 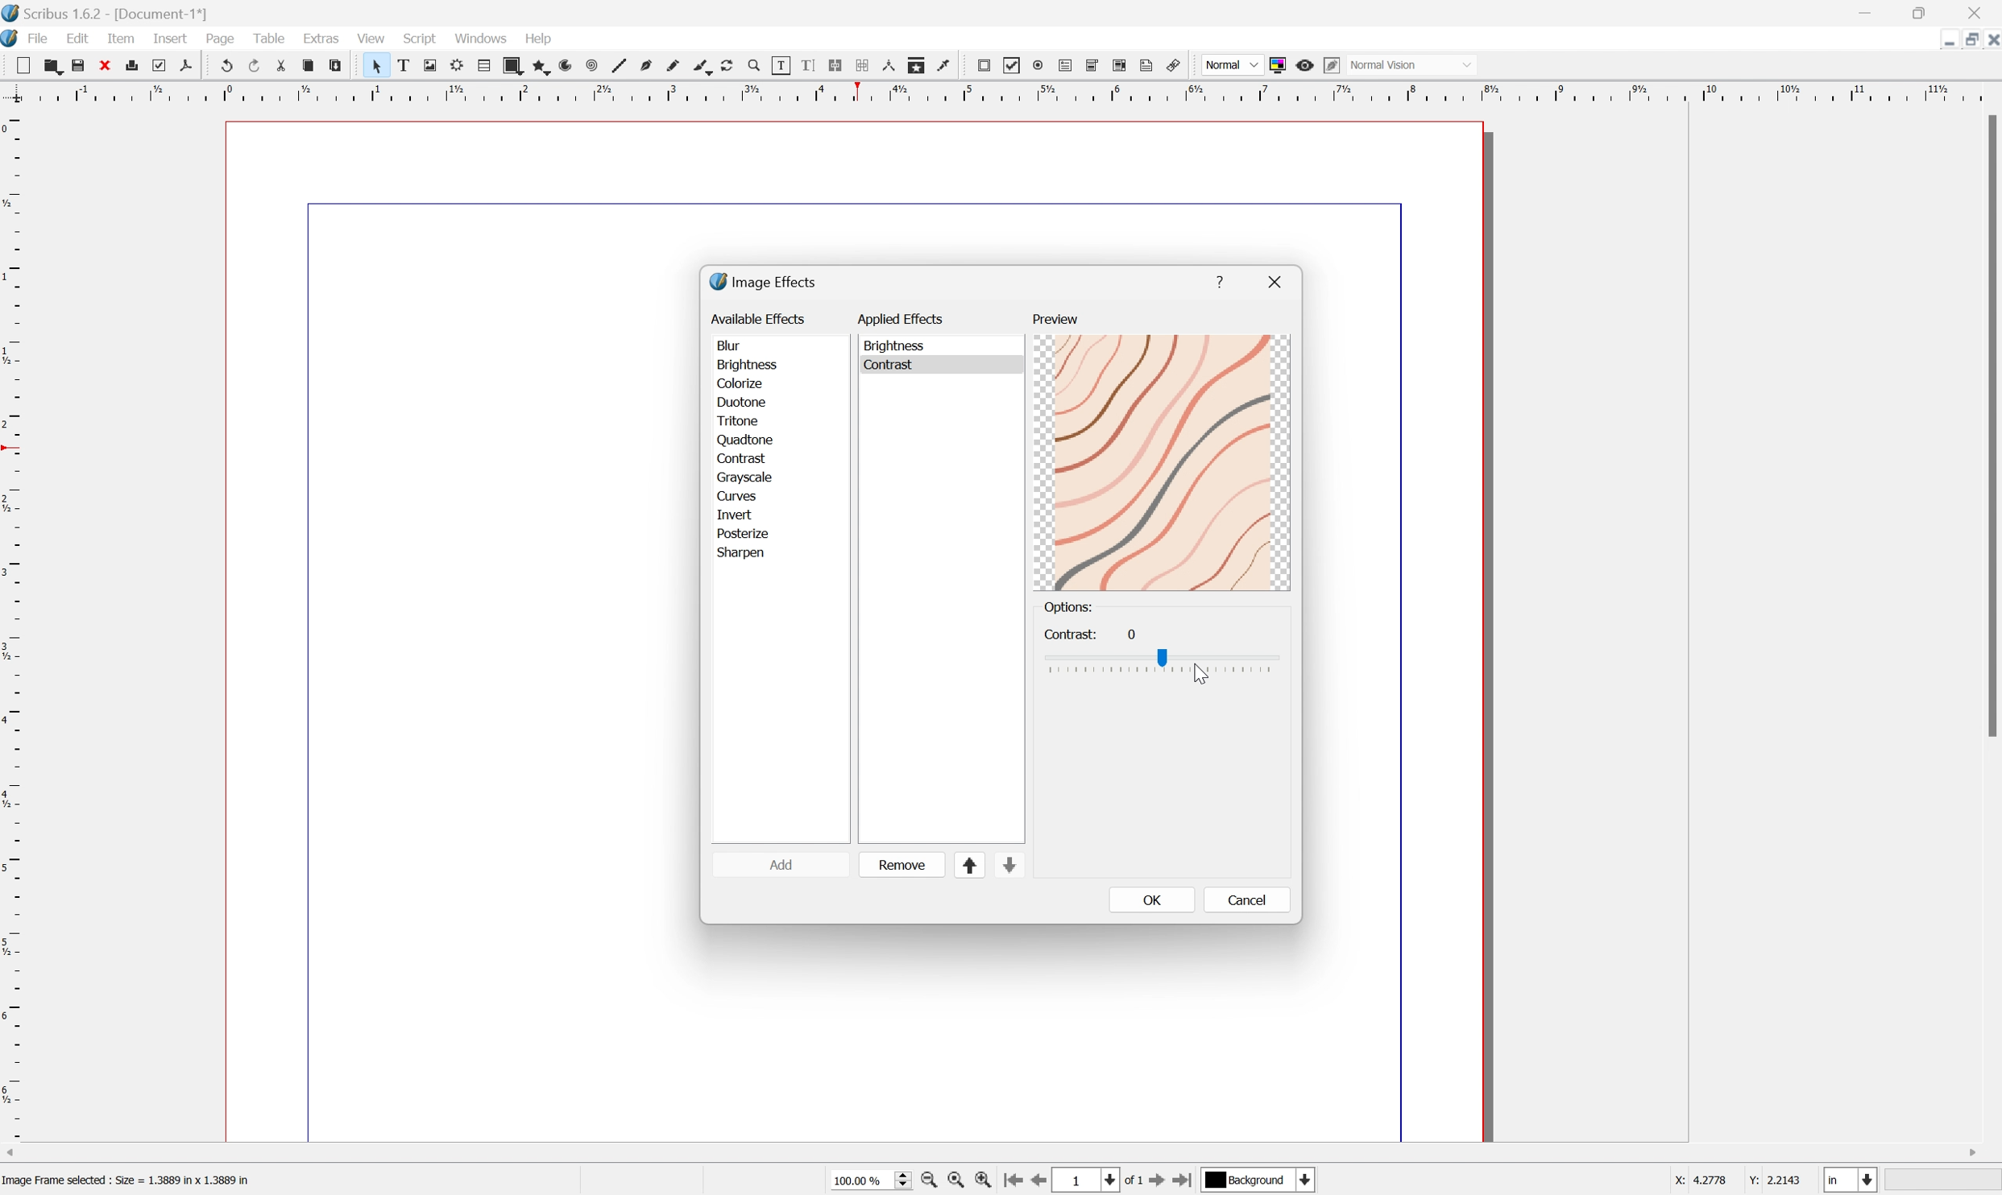 I want to click on Image frame, so click(x=428, y=62).